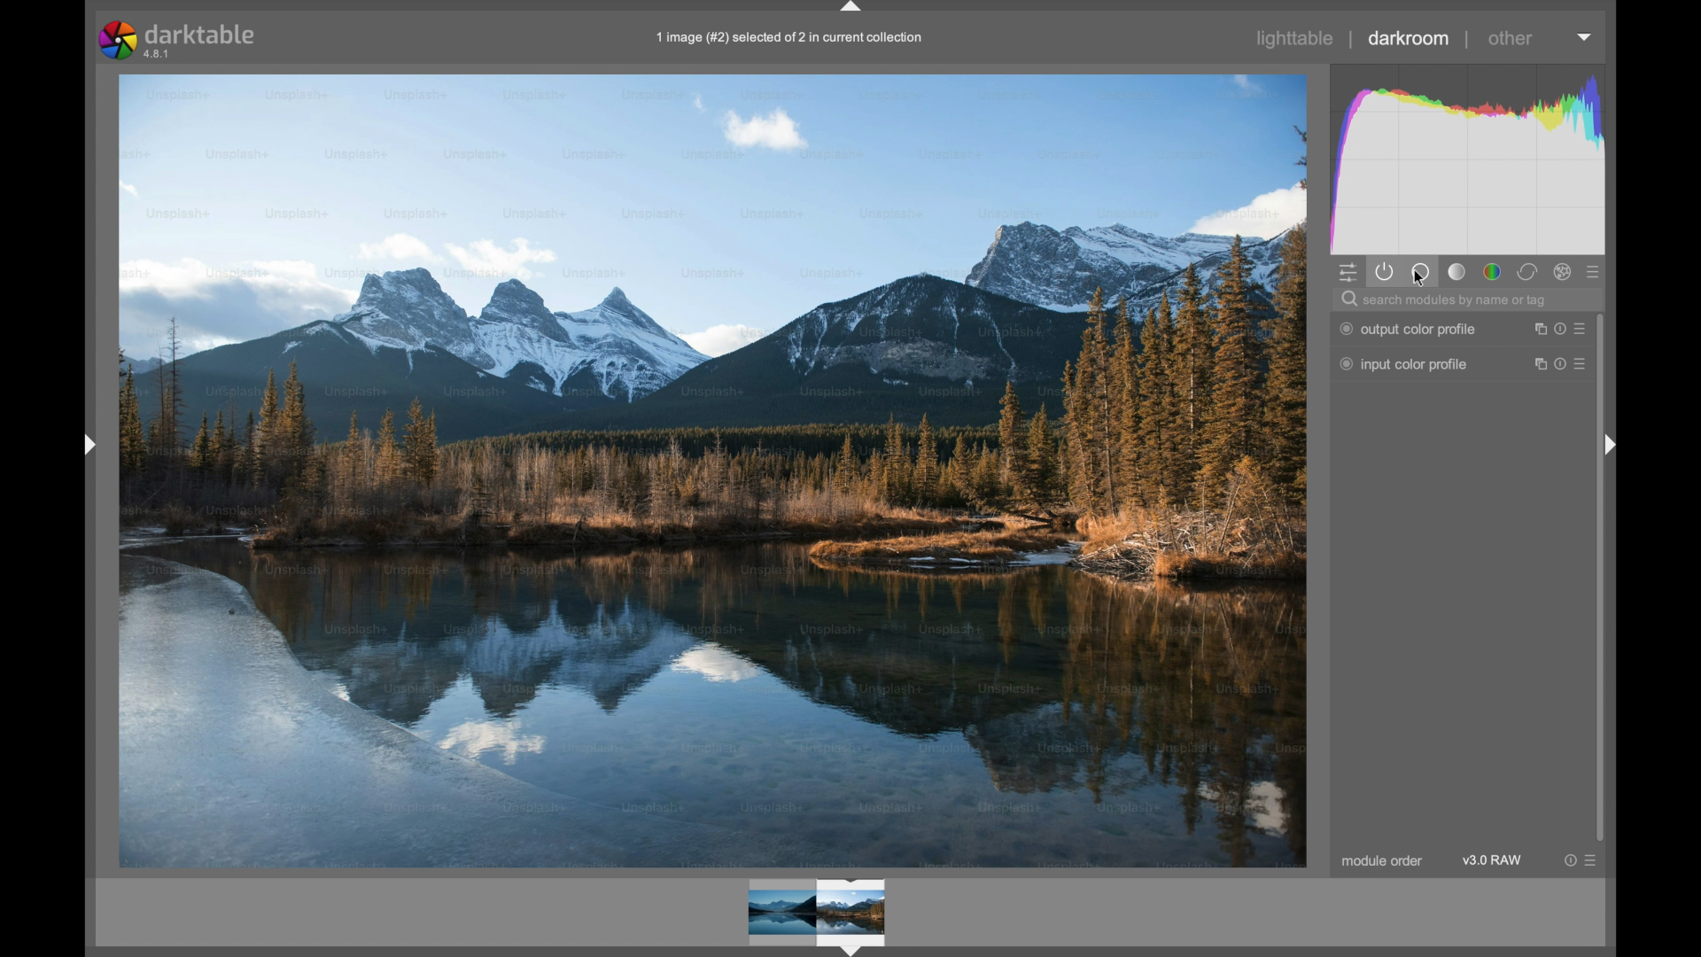  I want to click on drag handle, so click(1610, 446).